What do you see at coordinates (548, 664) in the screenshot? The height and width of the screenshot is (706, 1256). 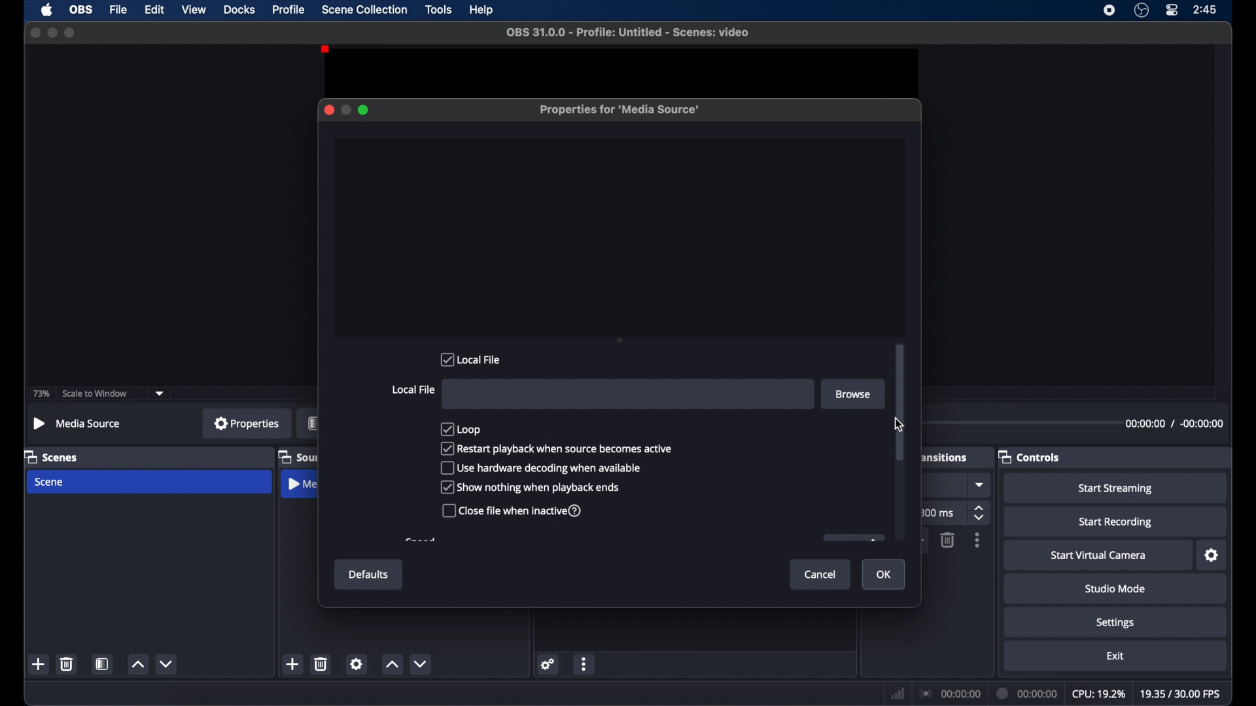 I see `settings` at bounding box center [548, 664].